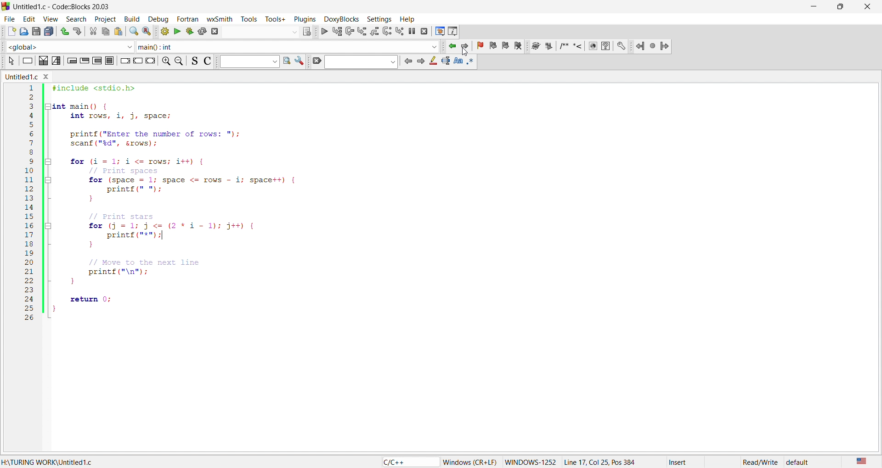 The image size is (882, 468). What do you see at coordinates (68, 47) in the screenshot?
I see `function scope` at bounding box center [68, 47].